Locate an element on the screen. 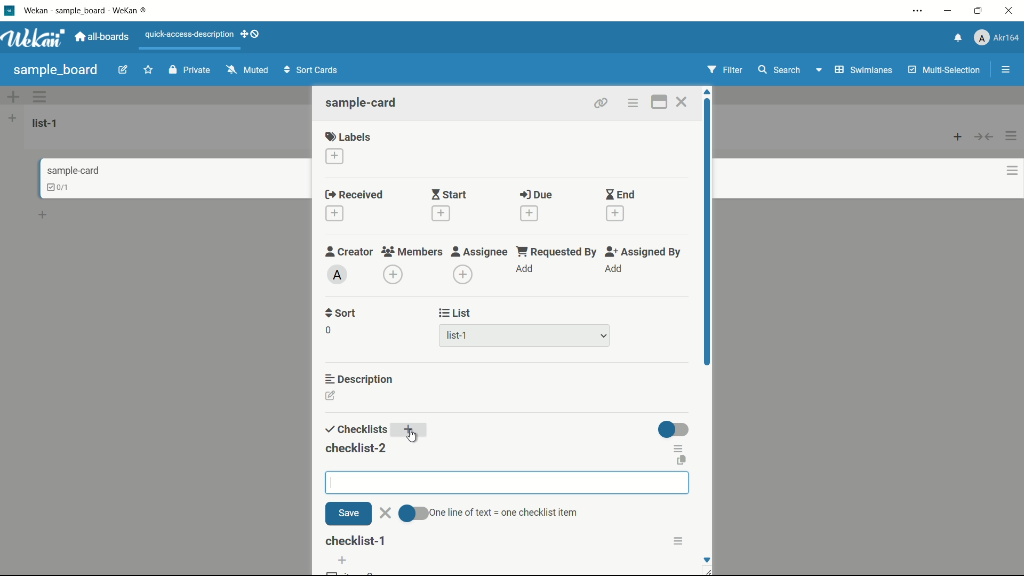 This screenshot has width=1024, height=576. card name is located at coordinates (362, 102).